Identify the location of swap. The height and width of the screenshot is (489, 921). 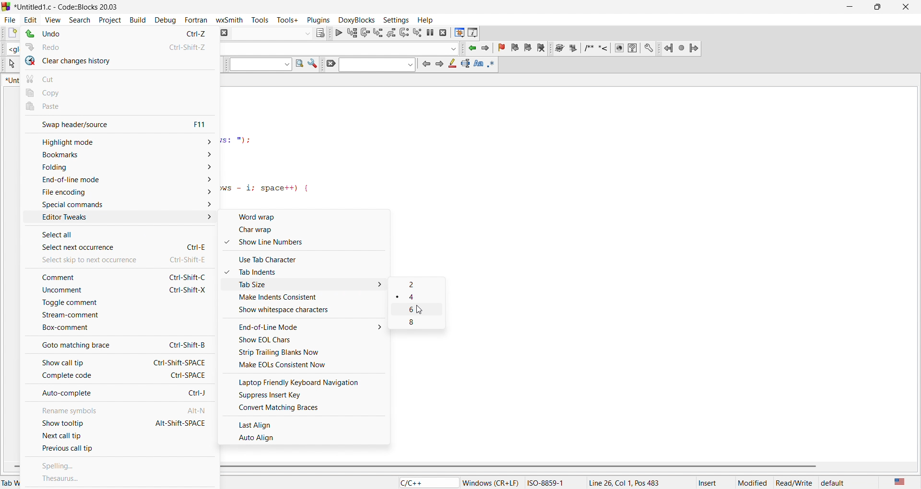
(85, 124).